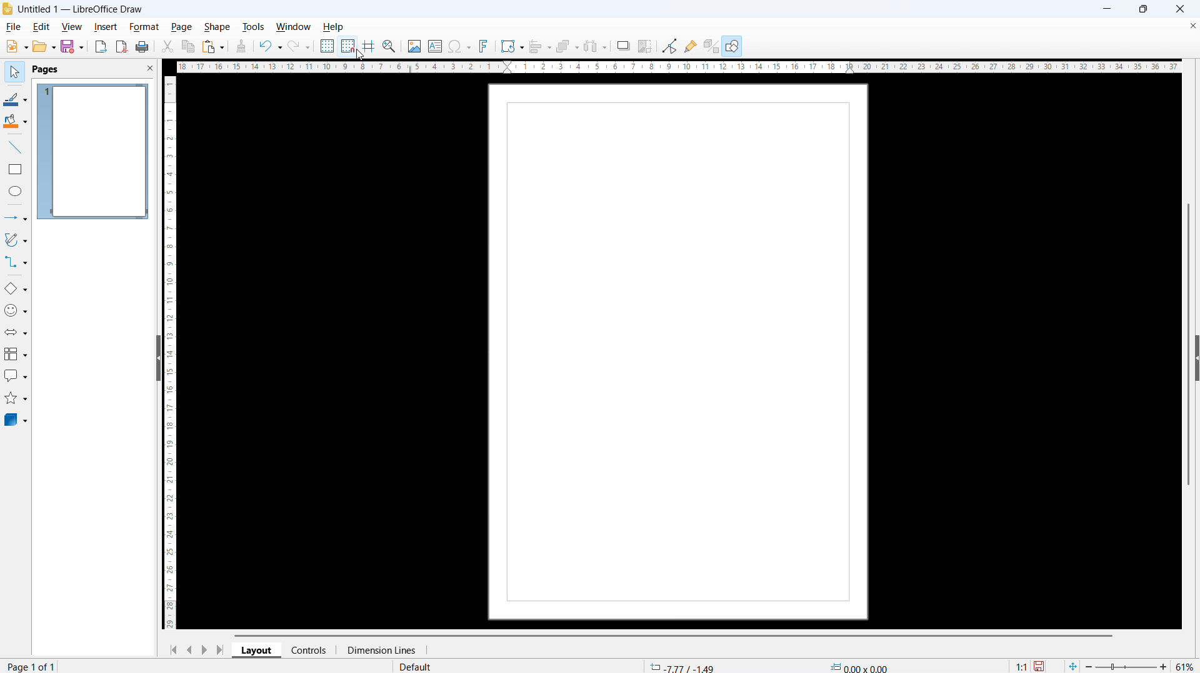  I want to click on layout, so click(257, 650).